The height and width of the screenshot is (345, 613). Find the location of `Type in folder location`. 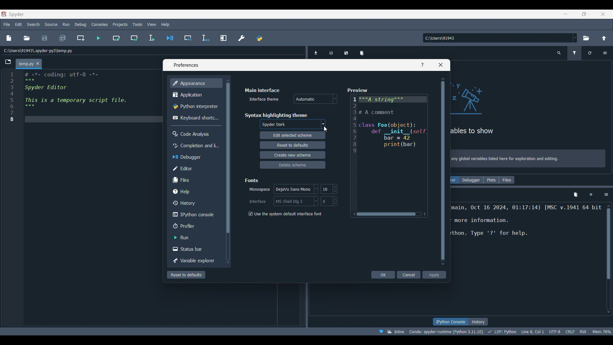

Type in folder location is located at coordinates (497, 38).